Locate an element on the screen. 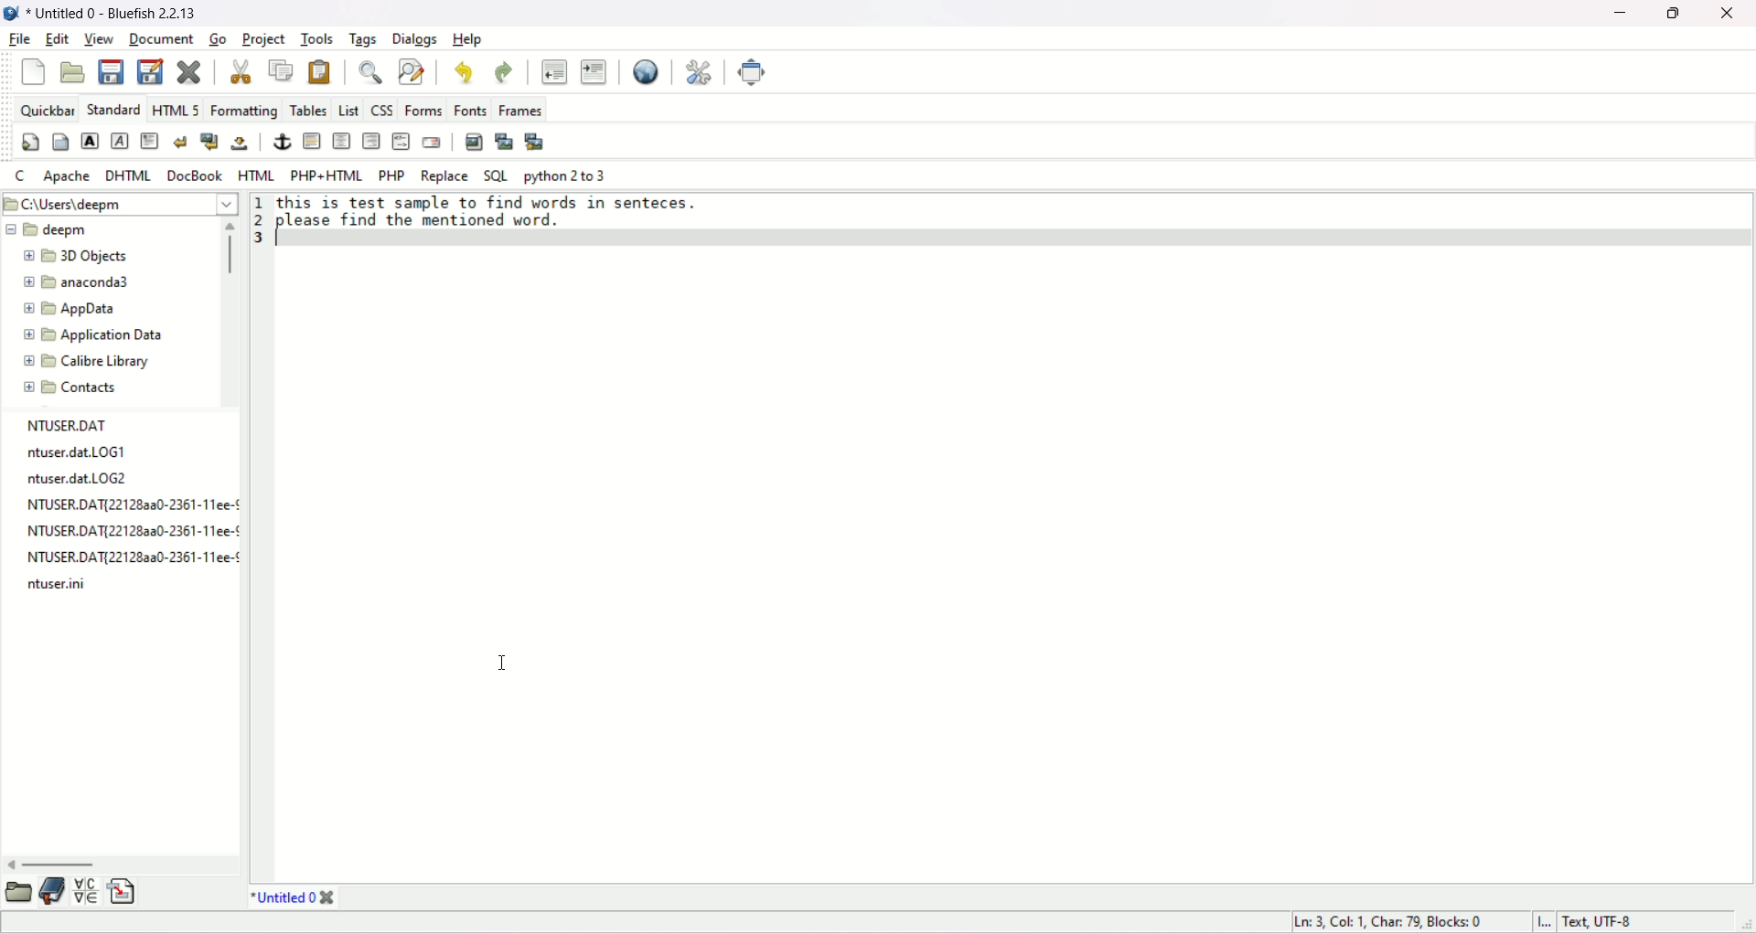  redo is located at coordinates (505, 70).